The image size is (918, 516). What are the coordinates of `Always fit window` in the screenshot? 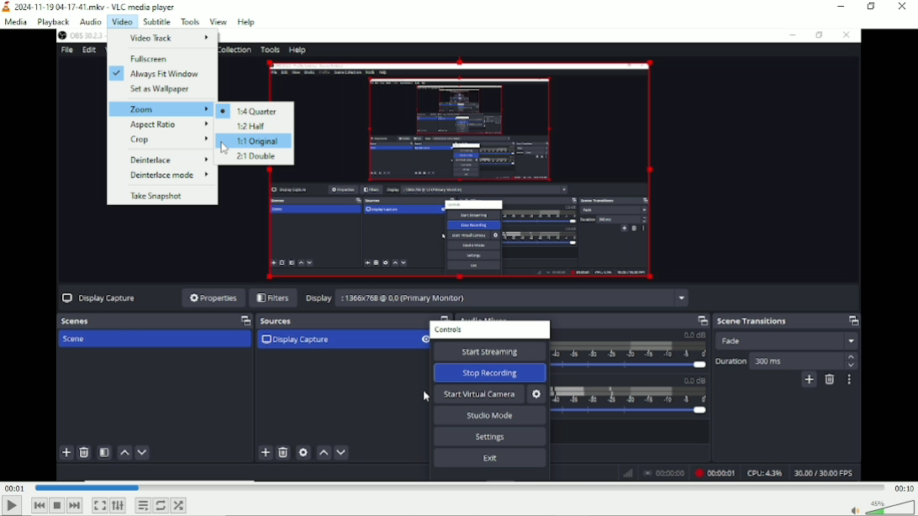 It's located at (156, 72).